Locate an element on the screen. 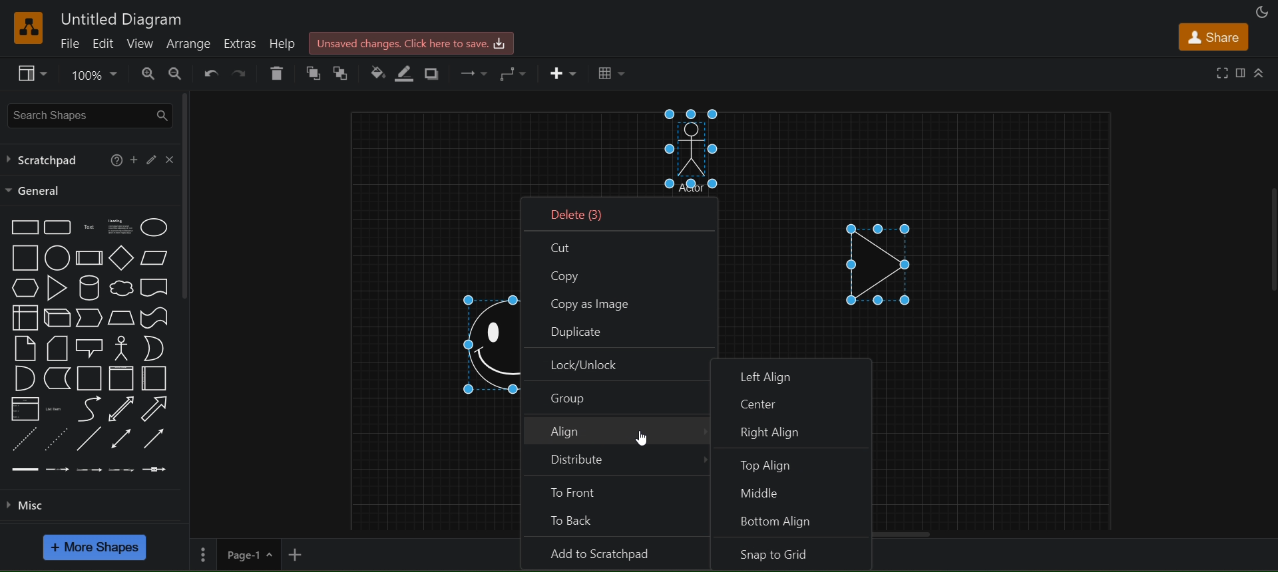 This screenshot has height=572, width=1278. to back is located at coordinates (346, 71).